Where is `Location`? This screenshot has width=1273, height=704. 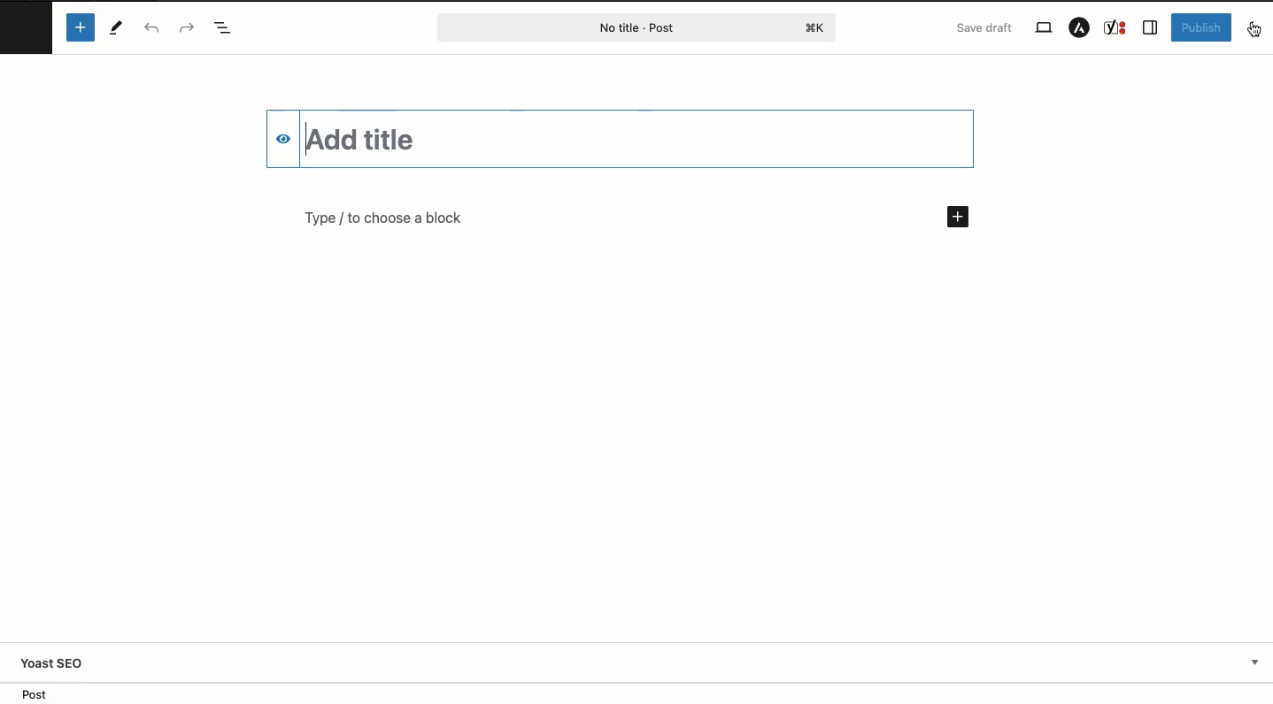 Location is located at coordinates (636, 695).